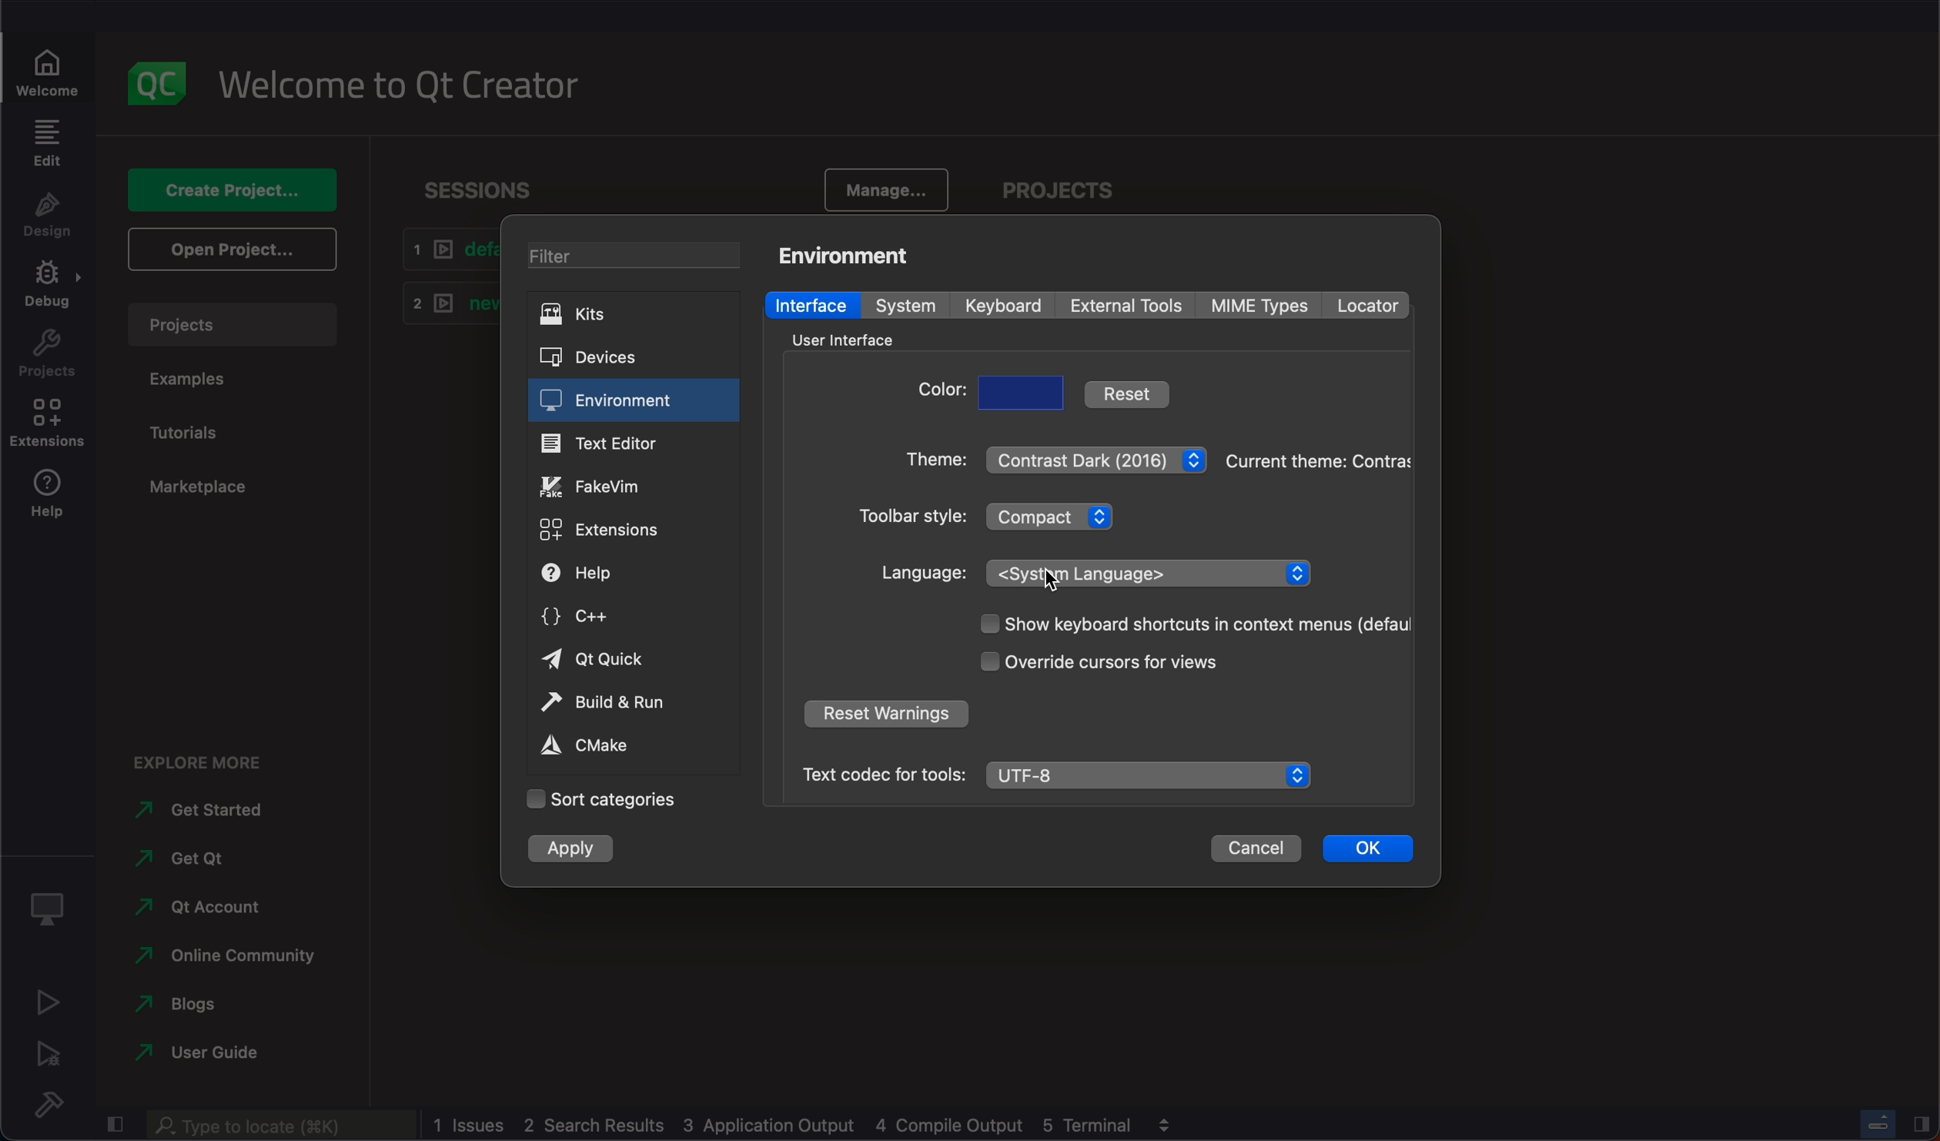  Describe the element at coordinates (403, 87) in the screenshot. I see `welcome to qt creator` at that location.